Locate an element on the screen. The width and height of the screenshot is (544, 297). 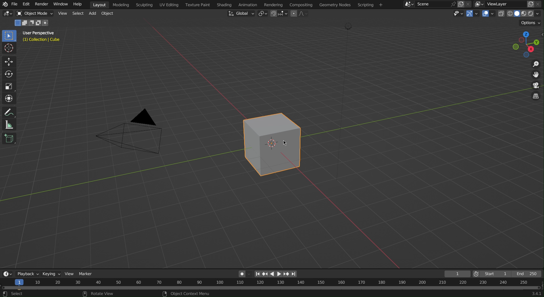
pin is located at coordinates (452, 4).